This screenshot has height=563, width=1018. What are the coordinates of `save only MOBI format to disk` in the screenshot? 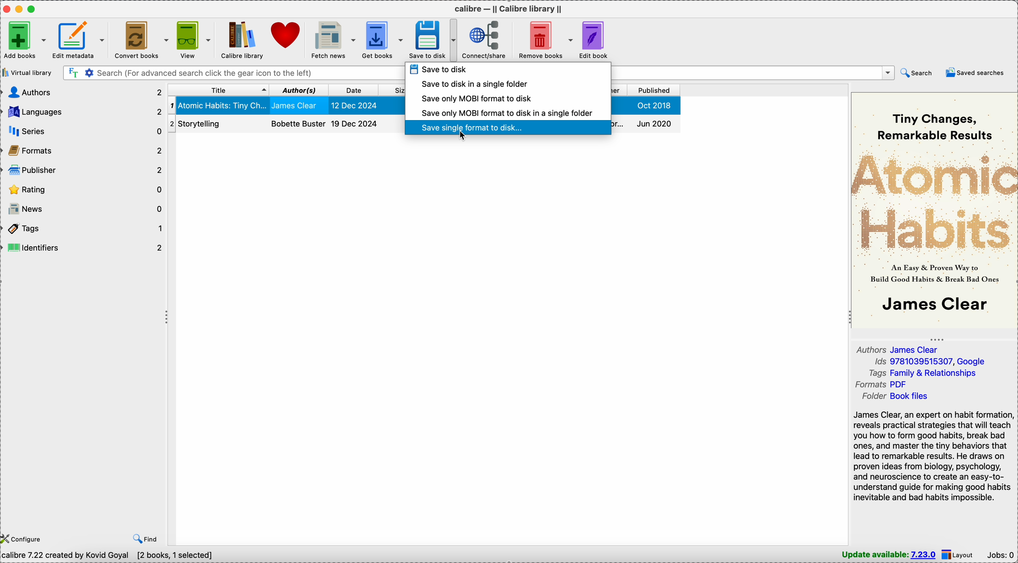 It's located at (476, 98).